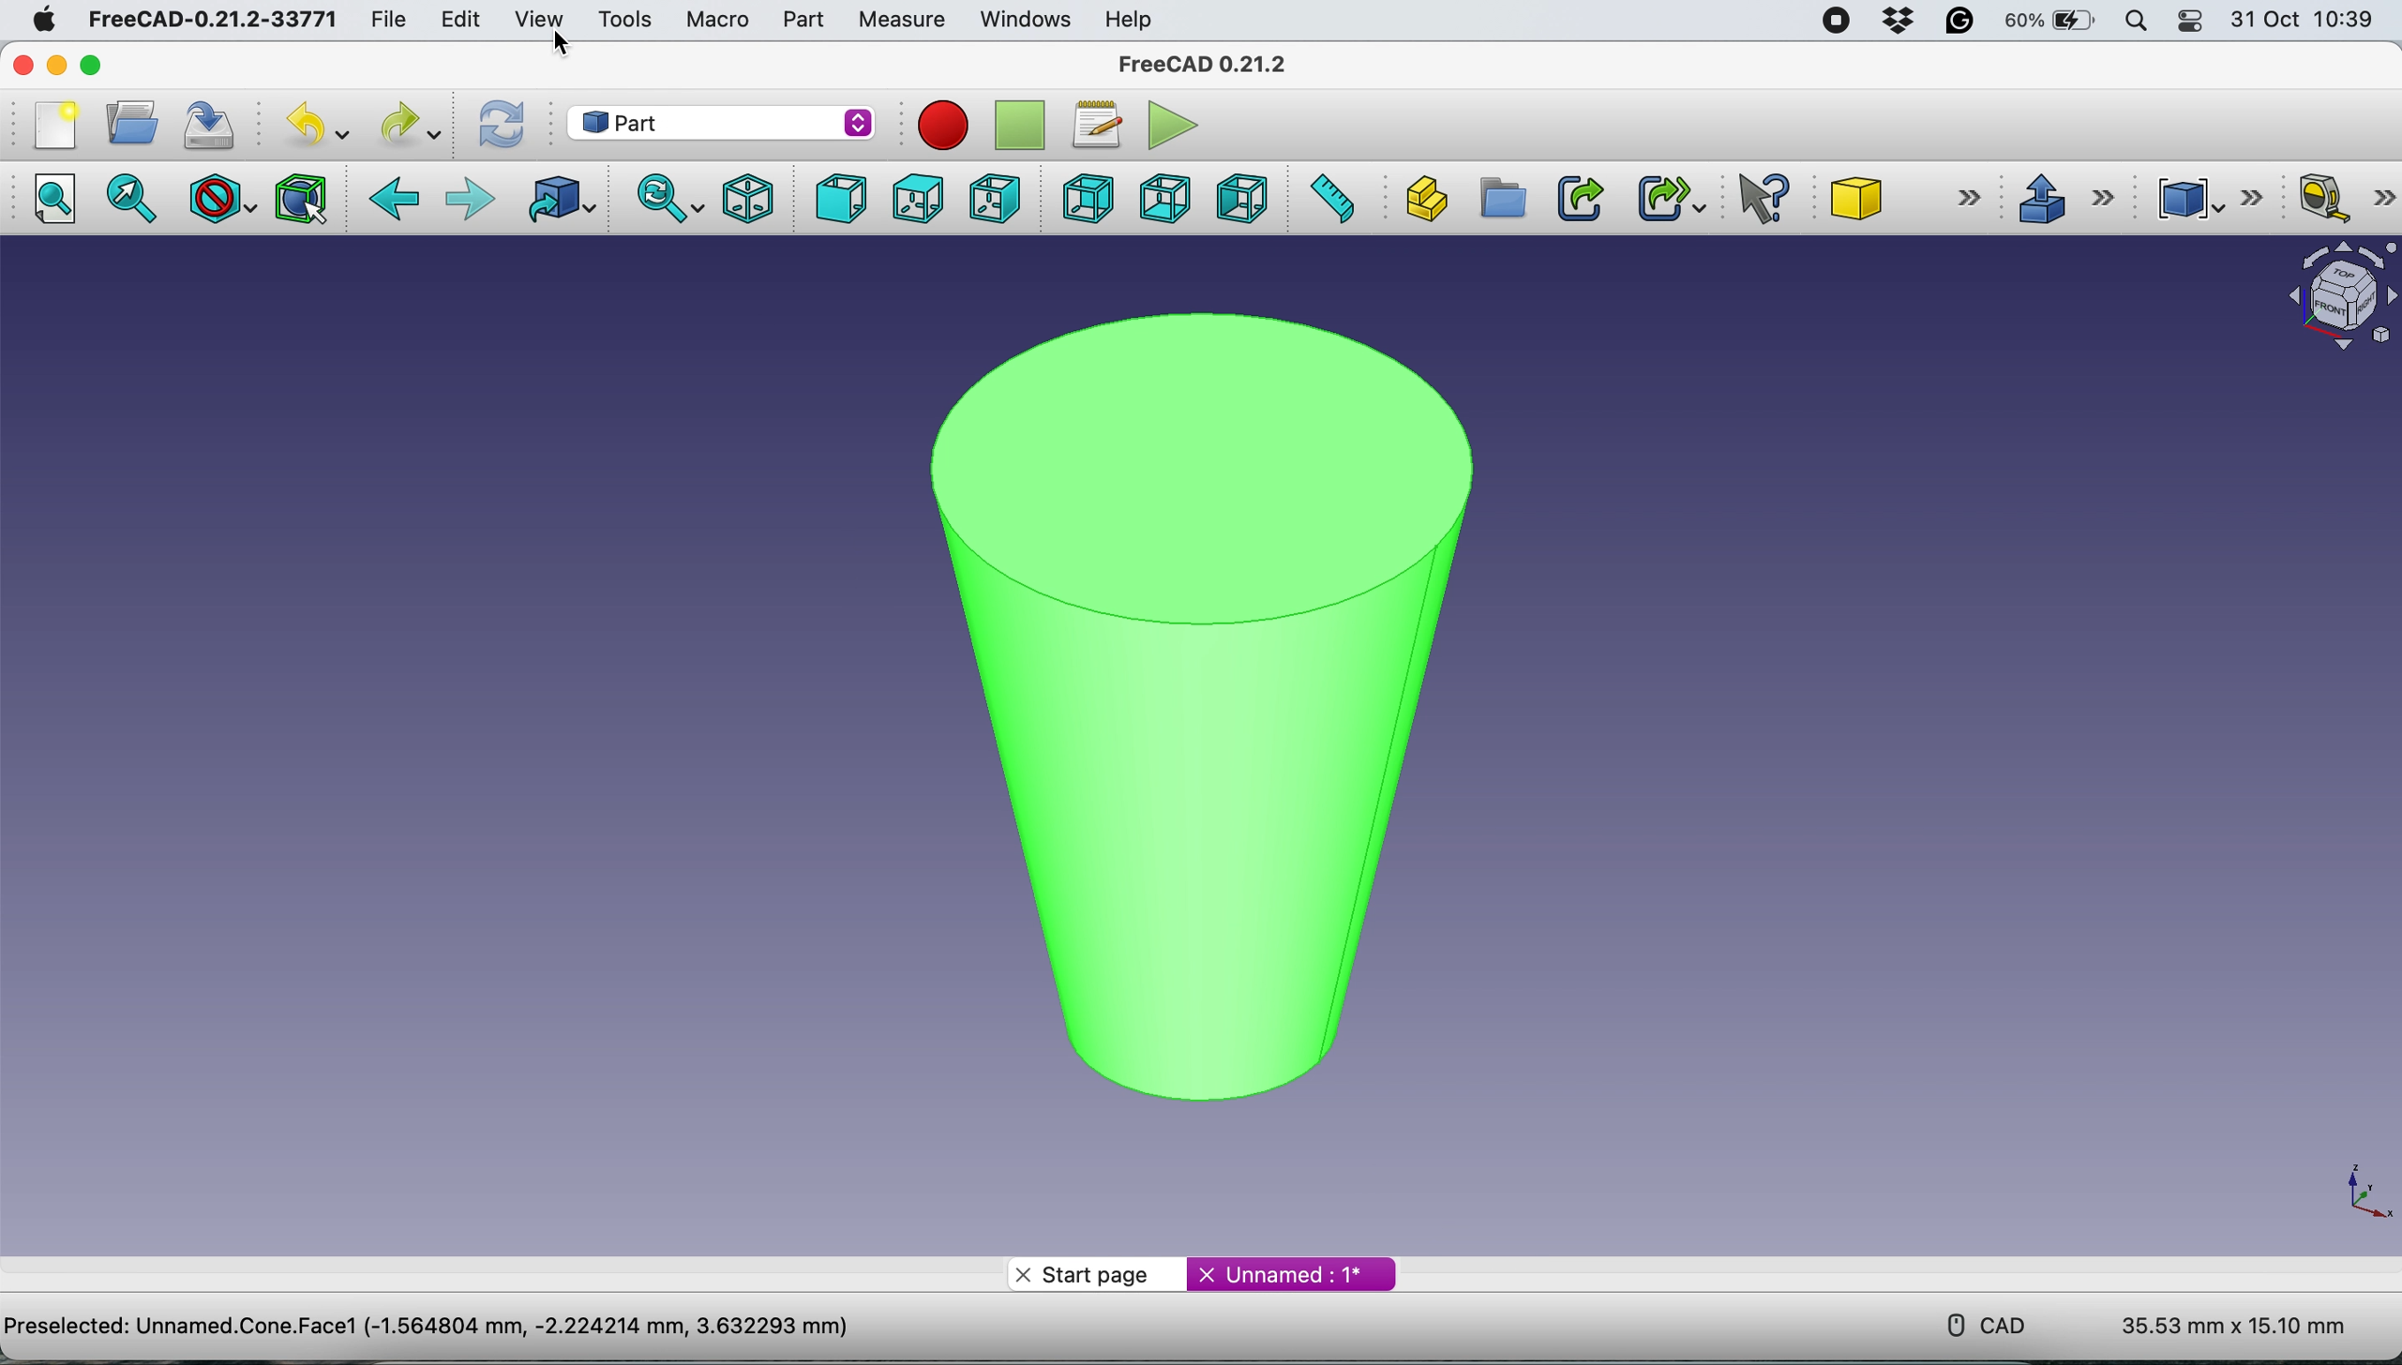 This screenshot has height=1365, width=2402. Describe the element at coordinates (1961, 24) in the screenshot. I see `grammarly` at that location.